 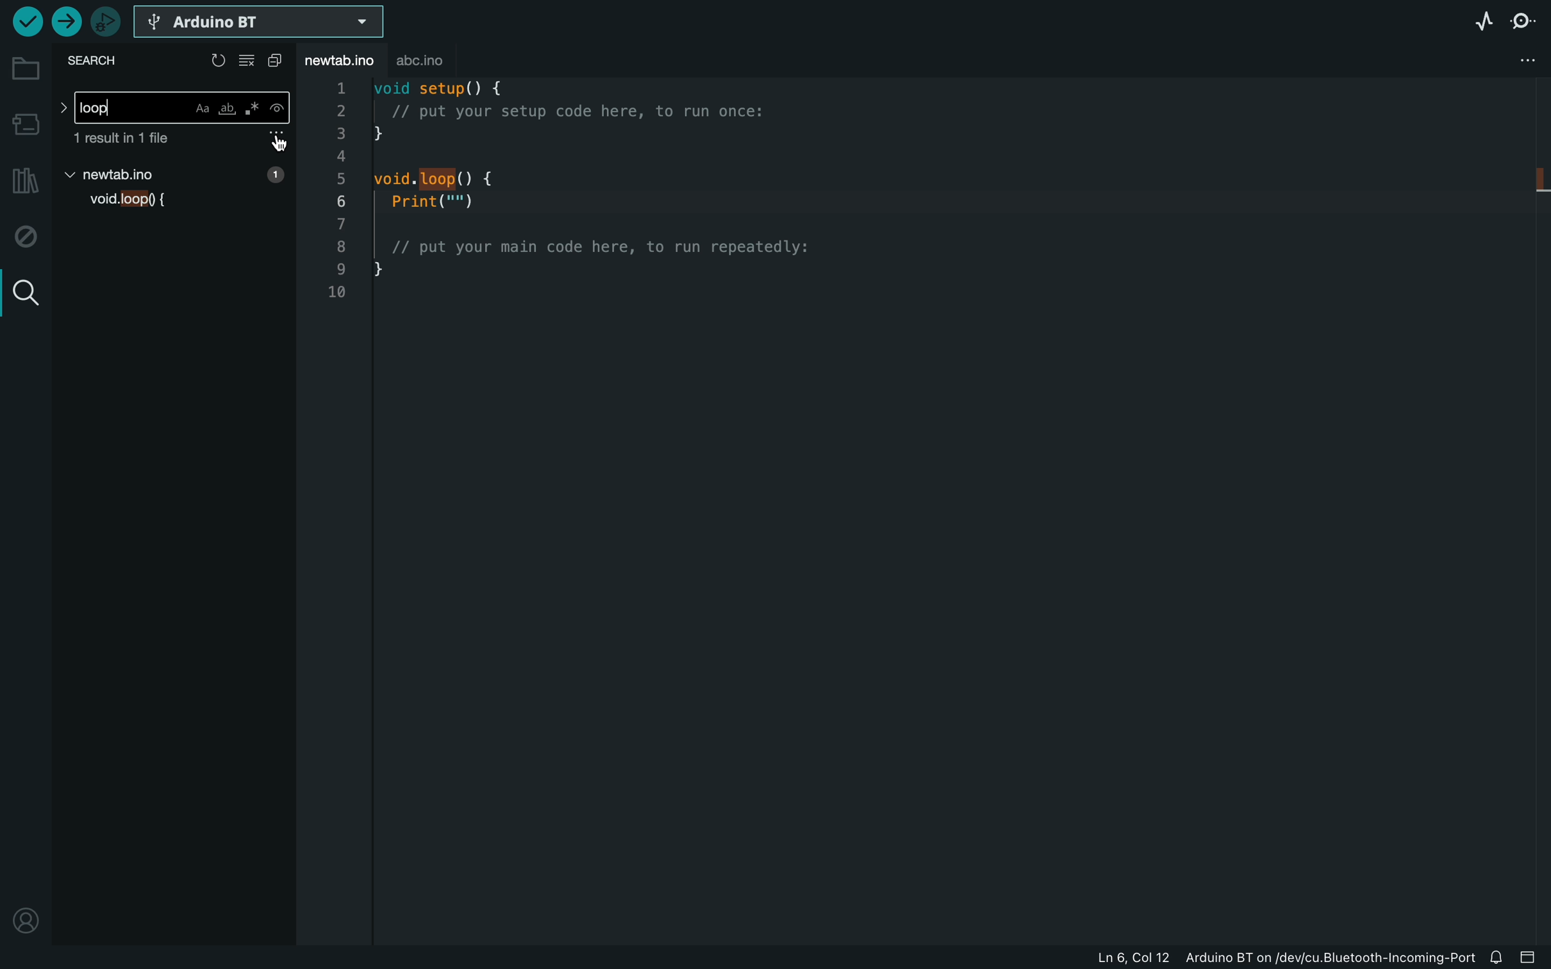 I want to click on close slide bar, so click(x=1534, y=957).